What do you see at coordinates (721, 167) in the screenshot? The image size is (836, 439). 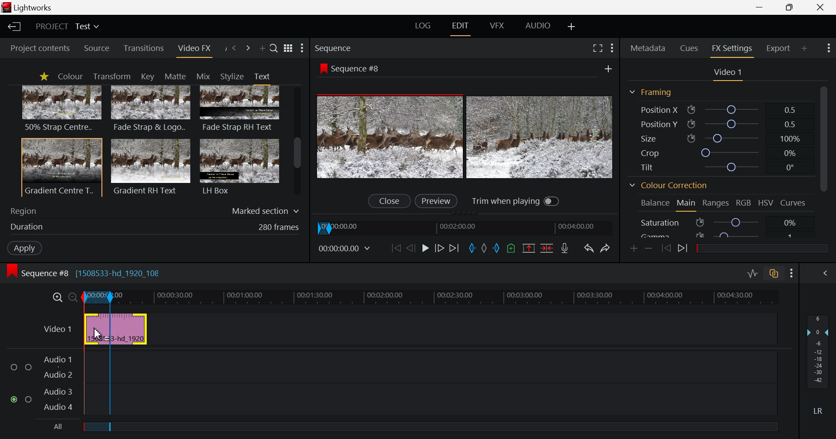 I see `Tilt` at bounding box center [721, 167].